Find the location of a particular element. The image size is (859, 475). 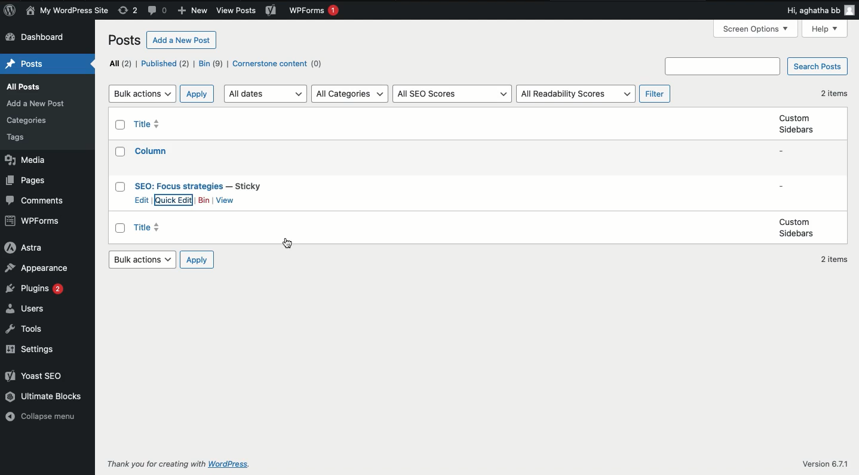

Users is located at coordinates (28, 309).